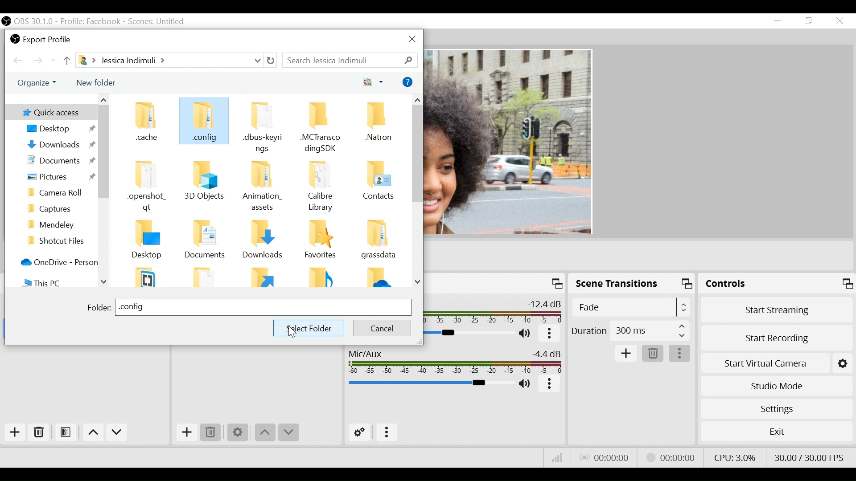 Image resolution: width=856 pixels, height=481 pixels. Describe the element at coordinates (6, 21) in the screenshot. I see `OBS Studio Desktop Icon` at that location.